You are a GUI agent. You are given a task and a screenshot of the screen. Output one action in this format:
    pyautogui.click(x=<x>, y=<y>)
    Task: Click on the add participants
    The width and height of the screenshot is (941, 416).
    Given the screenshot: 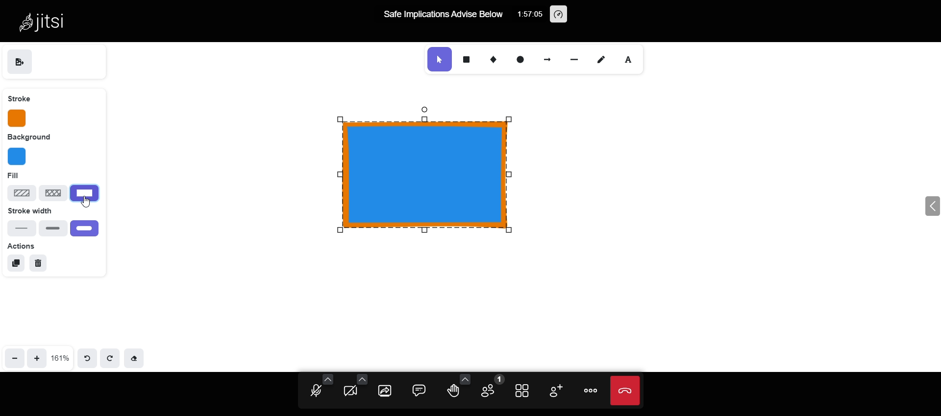 What is the action you would take?
    pyautogui.click(x=552, y=390)
    